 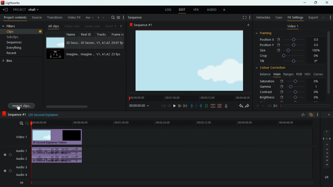 I want to click on position y, so click(x=290, y=45).